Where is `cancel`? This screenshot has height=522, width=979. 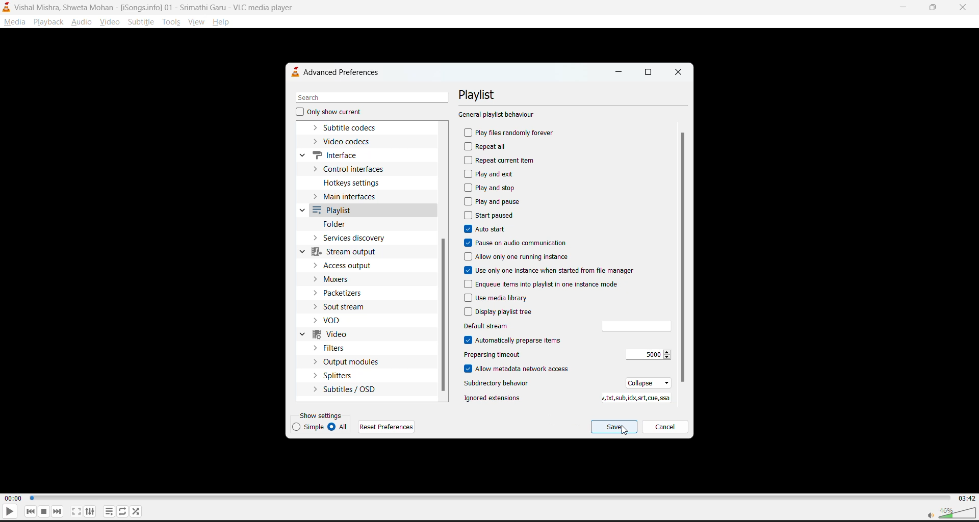
cancel is located at coordinates (667, 427).